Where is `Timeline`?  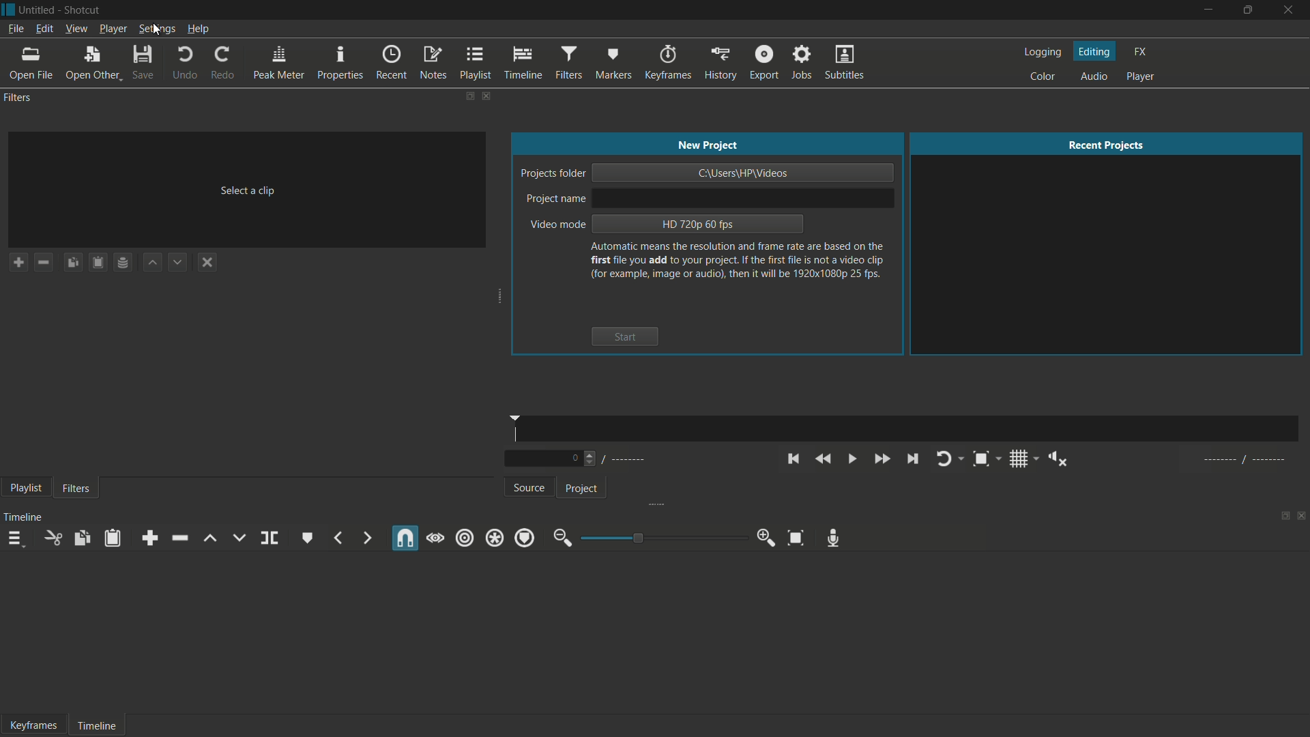 Timeline is located at coordinates (96, 723).